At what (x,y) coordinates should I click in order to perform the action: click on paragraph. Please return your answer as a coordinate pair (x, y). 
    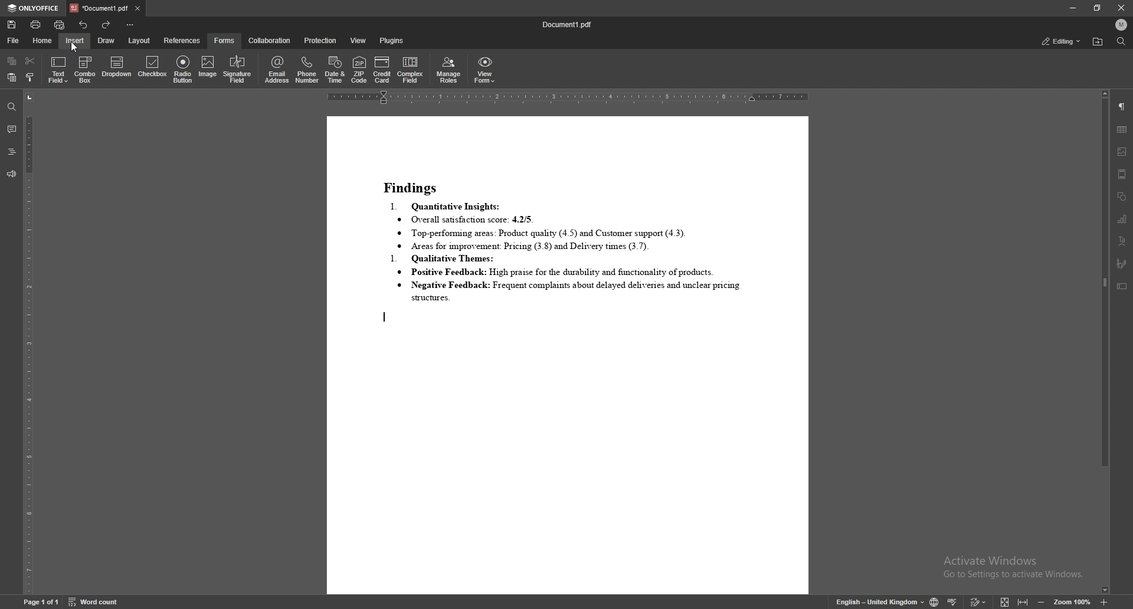
    Looking at the image, I should click on (1122, 107).